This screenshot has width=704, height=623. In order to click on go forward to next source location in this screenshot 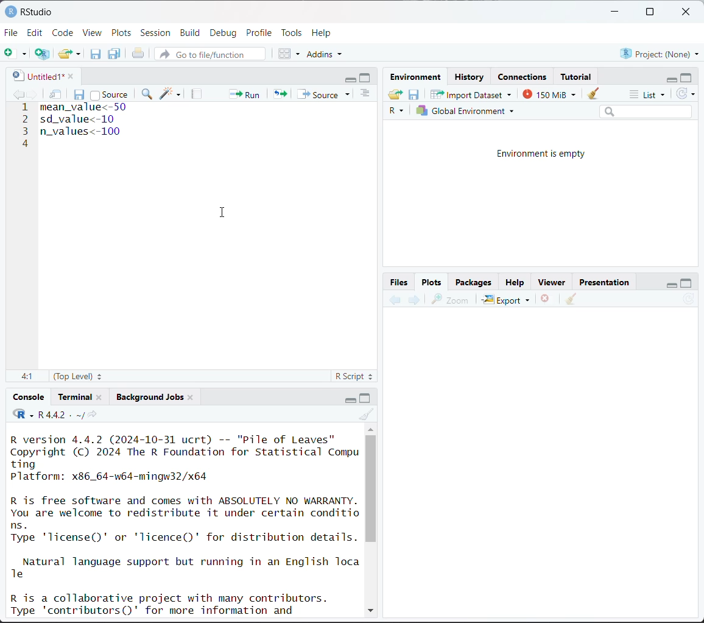, I will do `click(33, 95)`.